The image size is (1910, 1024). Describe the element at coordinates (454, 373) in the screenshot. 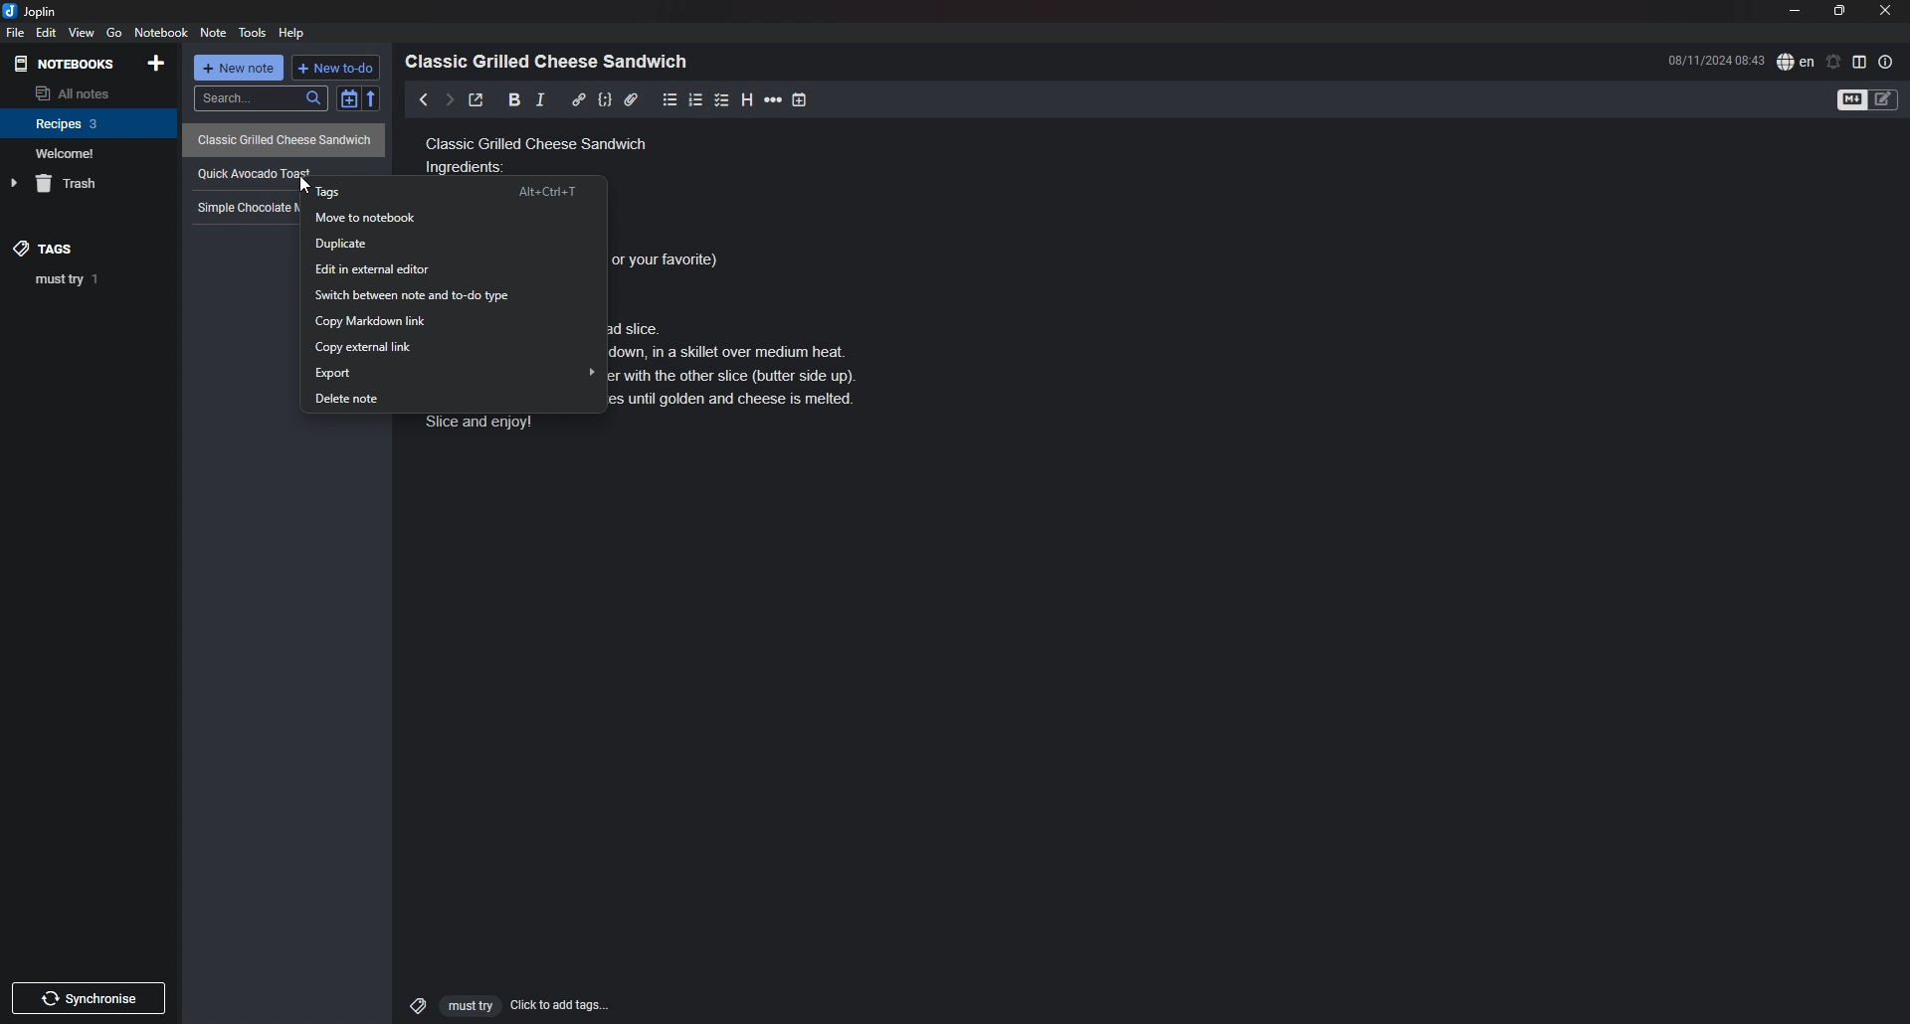

I see `export` at that location.